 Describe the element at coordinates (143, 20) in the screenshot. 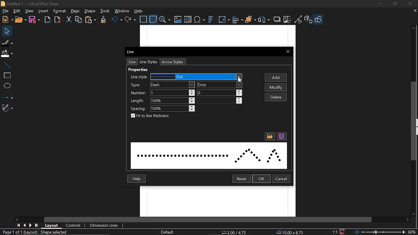

I see `Display grid` at that location.